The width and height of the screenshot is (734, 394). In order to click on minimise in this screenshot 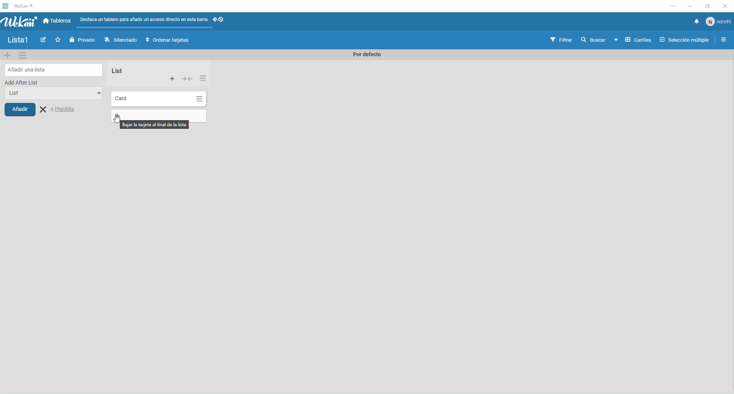, I will do `click(689, 7)`.